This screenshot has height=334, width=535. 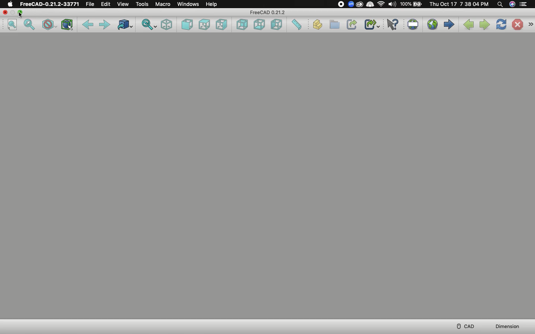 I want to click on Create part, so click(x=317, y=26).